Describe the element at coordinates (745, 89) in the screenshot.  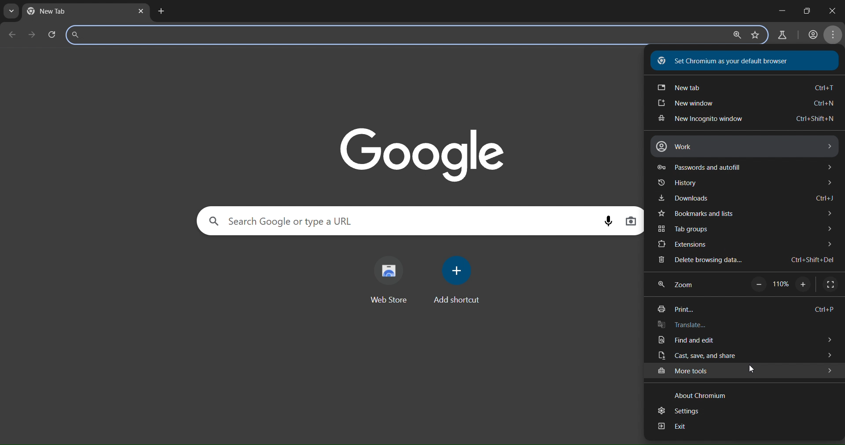
I see `new tab Ctrl+T` at that location.